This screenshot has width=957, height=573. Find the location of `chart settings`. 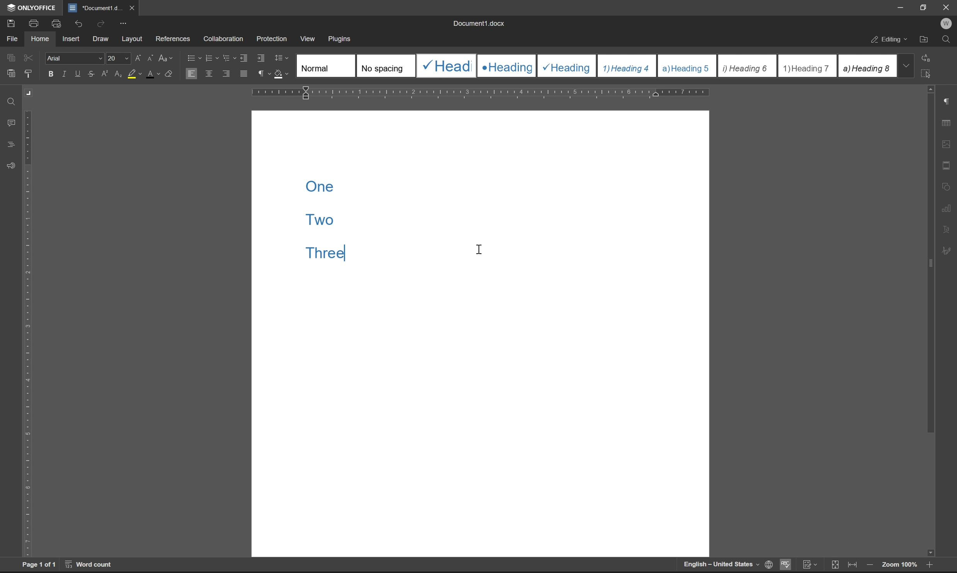

chart settings is located at coordinates (947, 206).